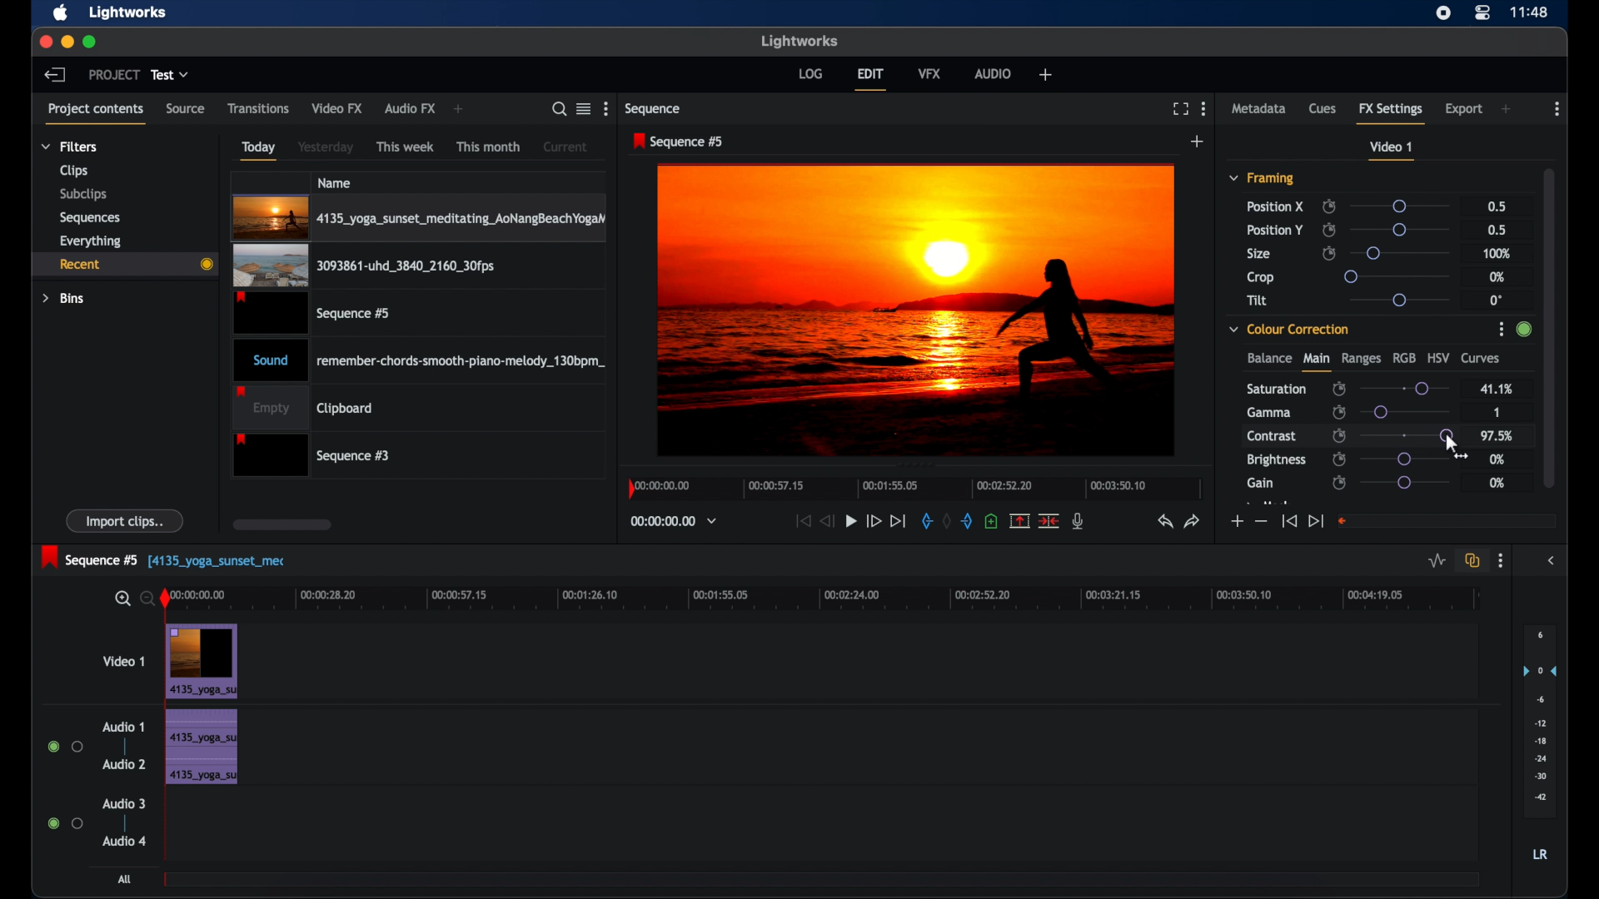  What do you see at coordinates (1323, 109) in the screenshot?
I see `cues` at bounding box center [1323, 109].